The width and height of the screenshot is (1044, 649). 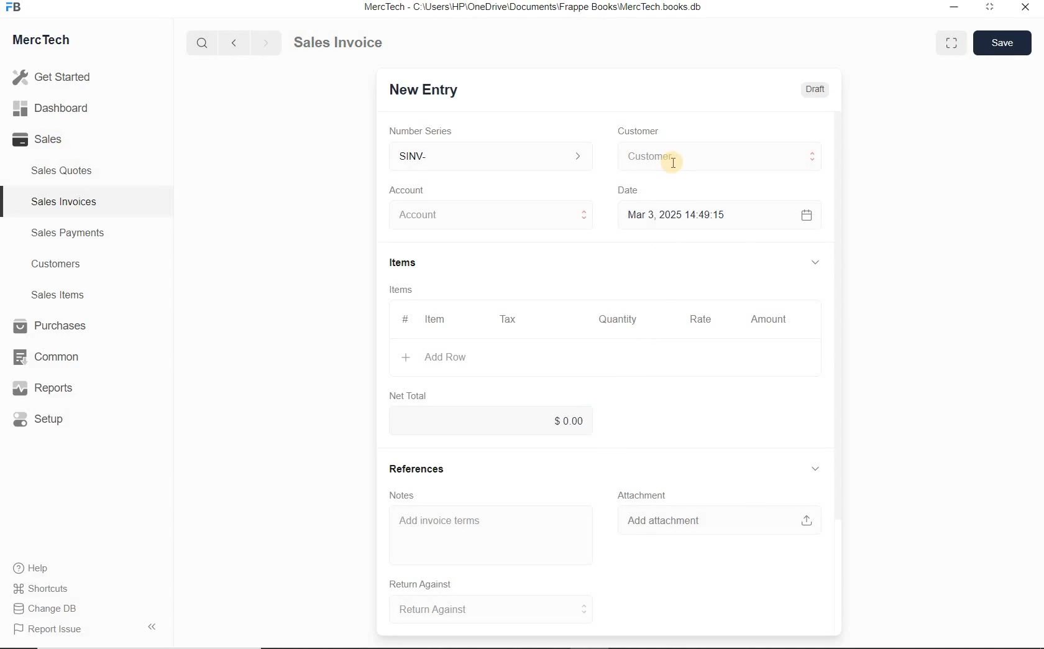 What do you see at coordinates (699, 320) in the screenshot?
I see `Rate` at bounding box center [699, 320].